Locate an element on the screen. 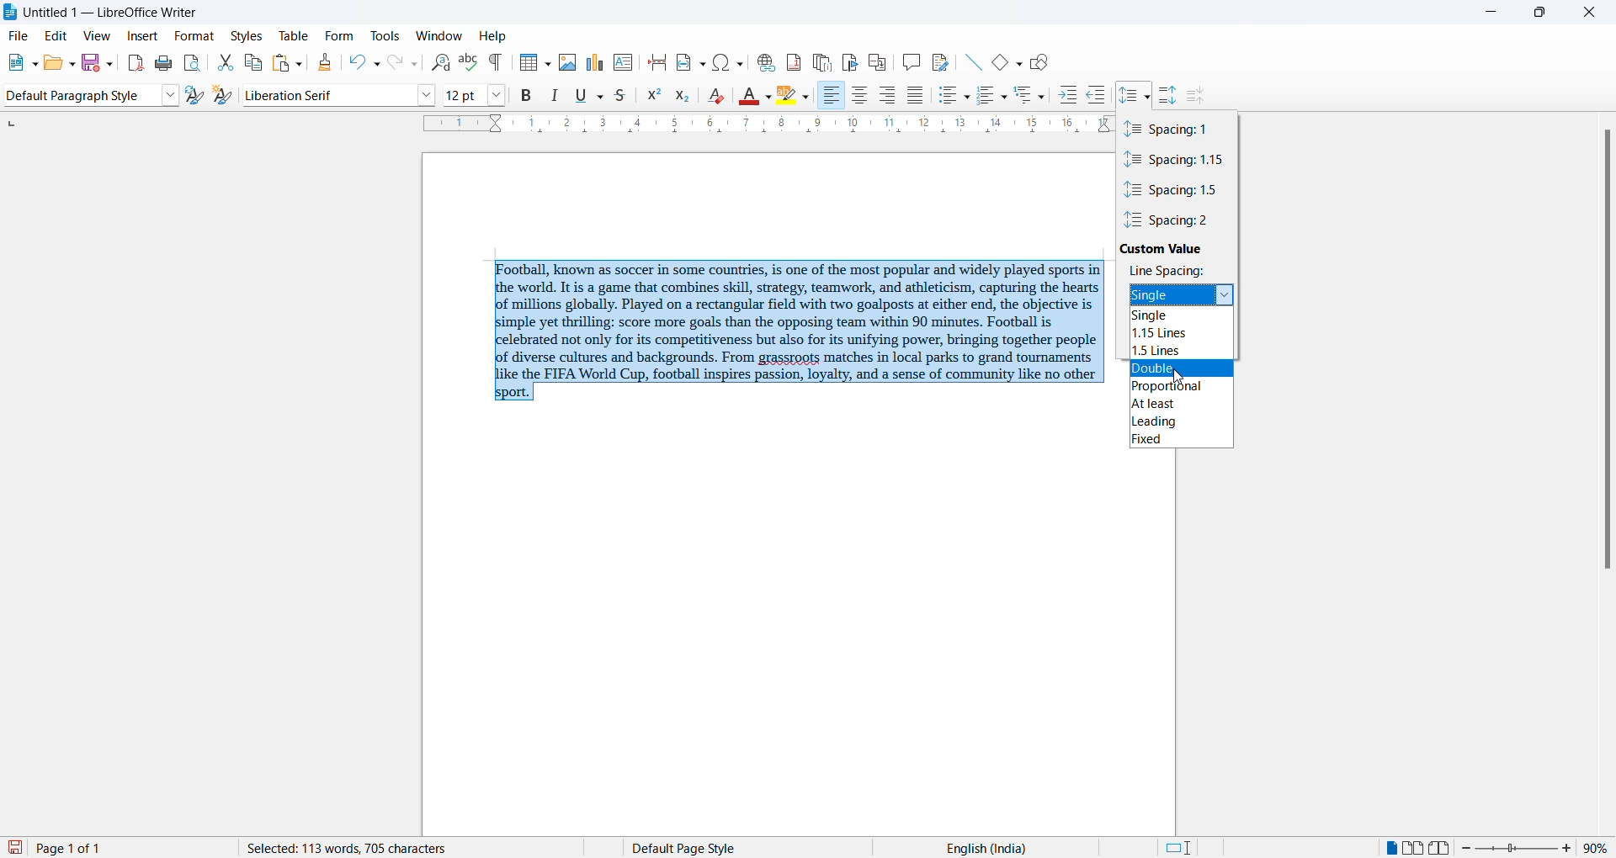 This screenshot has height=858, width=1616. text align center is located at coordinates (860, 96).